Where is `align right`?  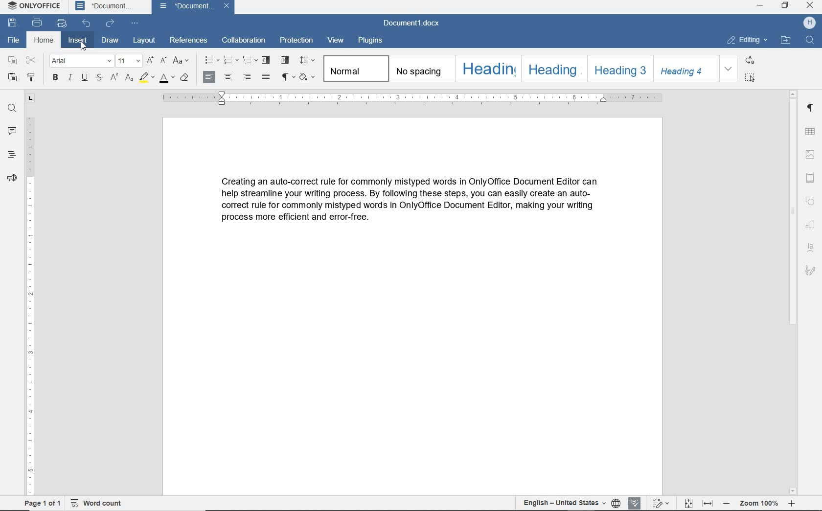 align right is located at coordinates (247, 78).